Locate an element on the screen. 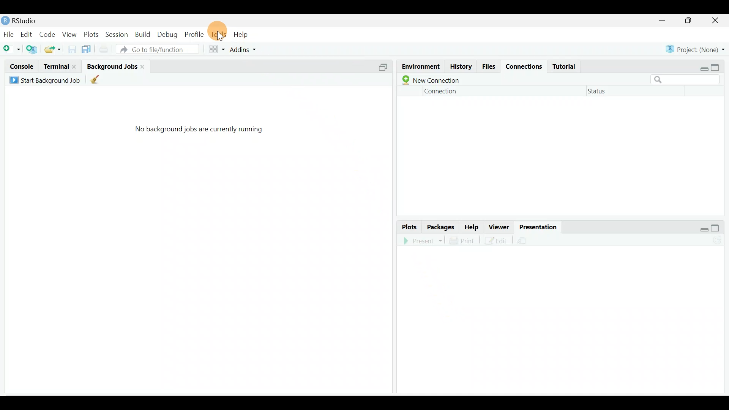  RStudio is located at coordinates (23, 20).